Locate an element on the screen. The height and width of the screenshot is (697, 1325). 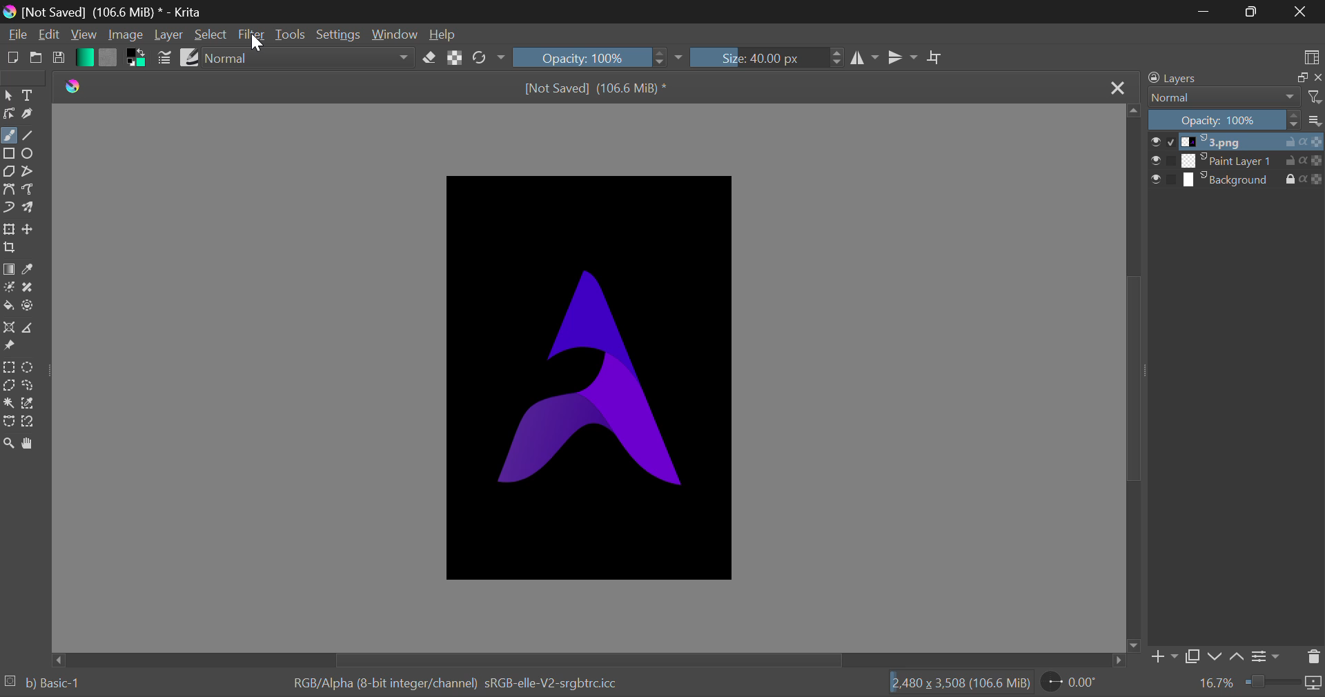
Freehand Tool is located at coordinates (8, 135).